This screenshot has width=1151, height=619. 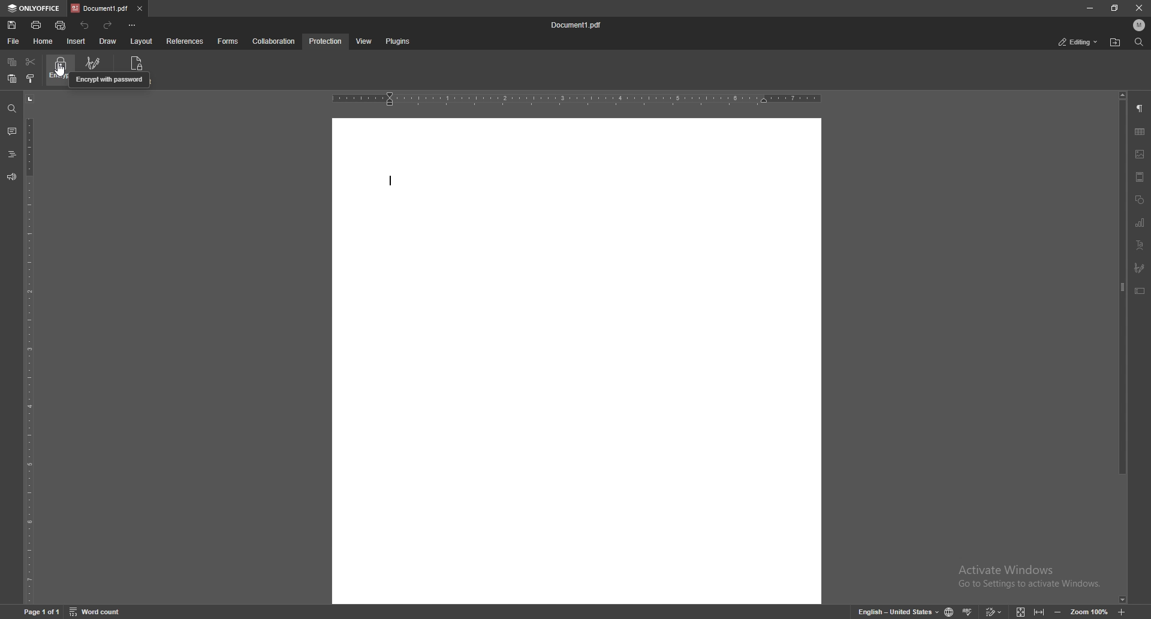 I want to click on file name, so click(x=578, y=25).